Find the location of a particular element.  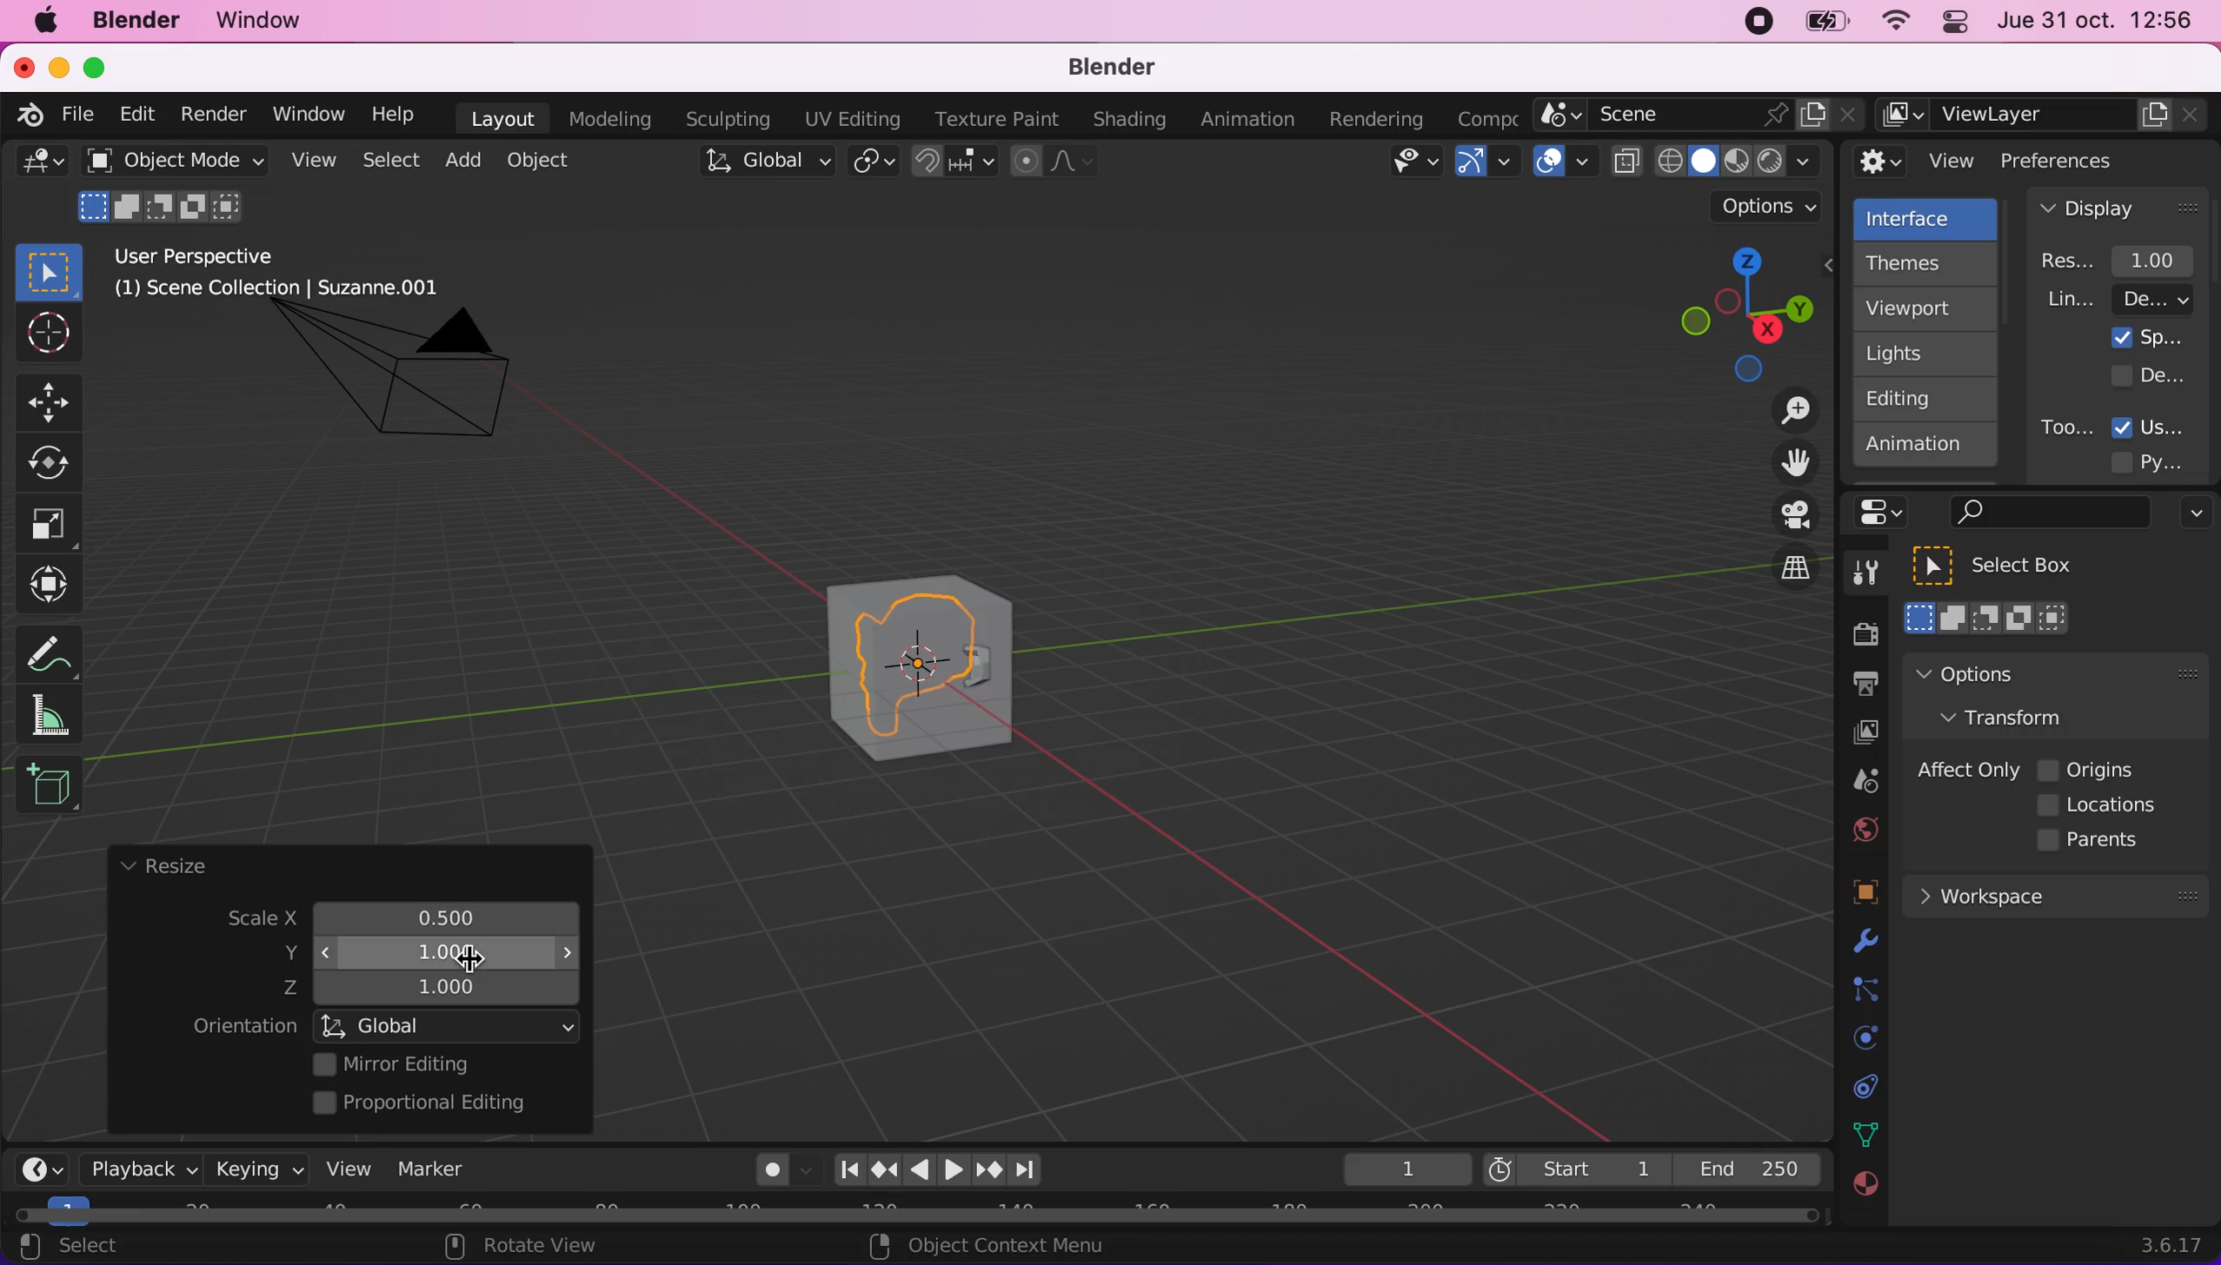

tooltips is located at coordinates (2065, 427).